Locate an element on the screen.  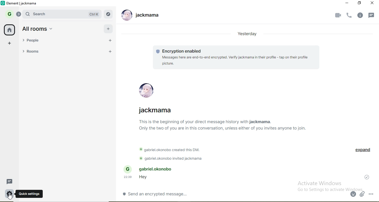
profile picture is located at coordinates (125, 16).